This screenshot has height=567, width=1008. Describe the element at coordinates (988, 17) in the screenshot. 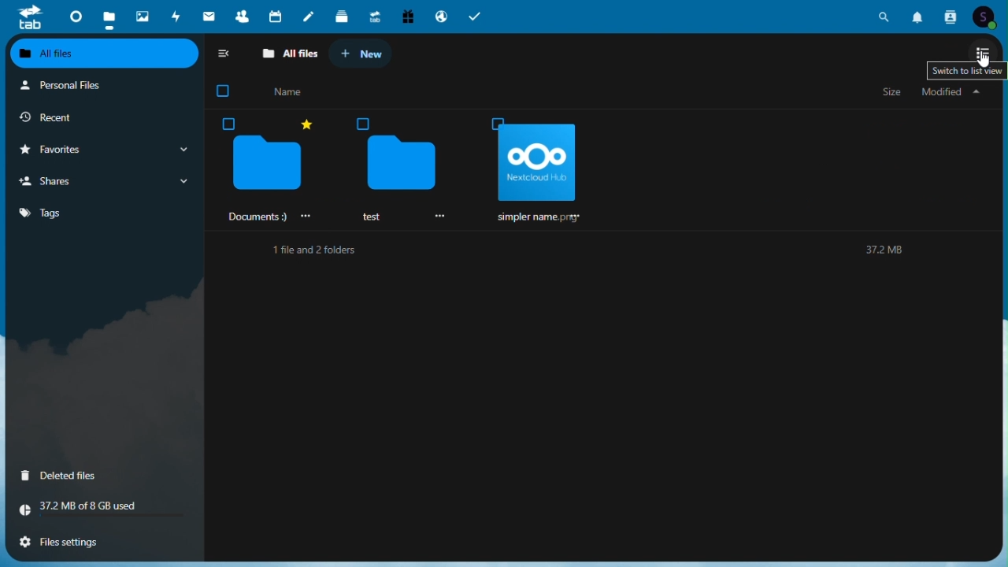

I see `account icon` at that location.